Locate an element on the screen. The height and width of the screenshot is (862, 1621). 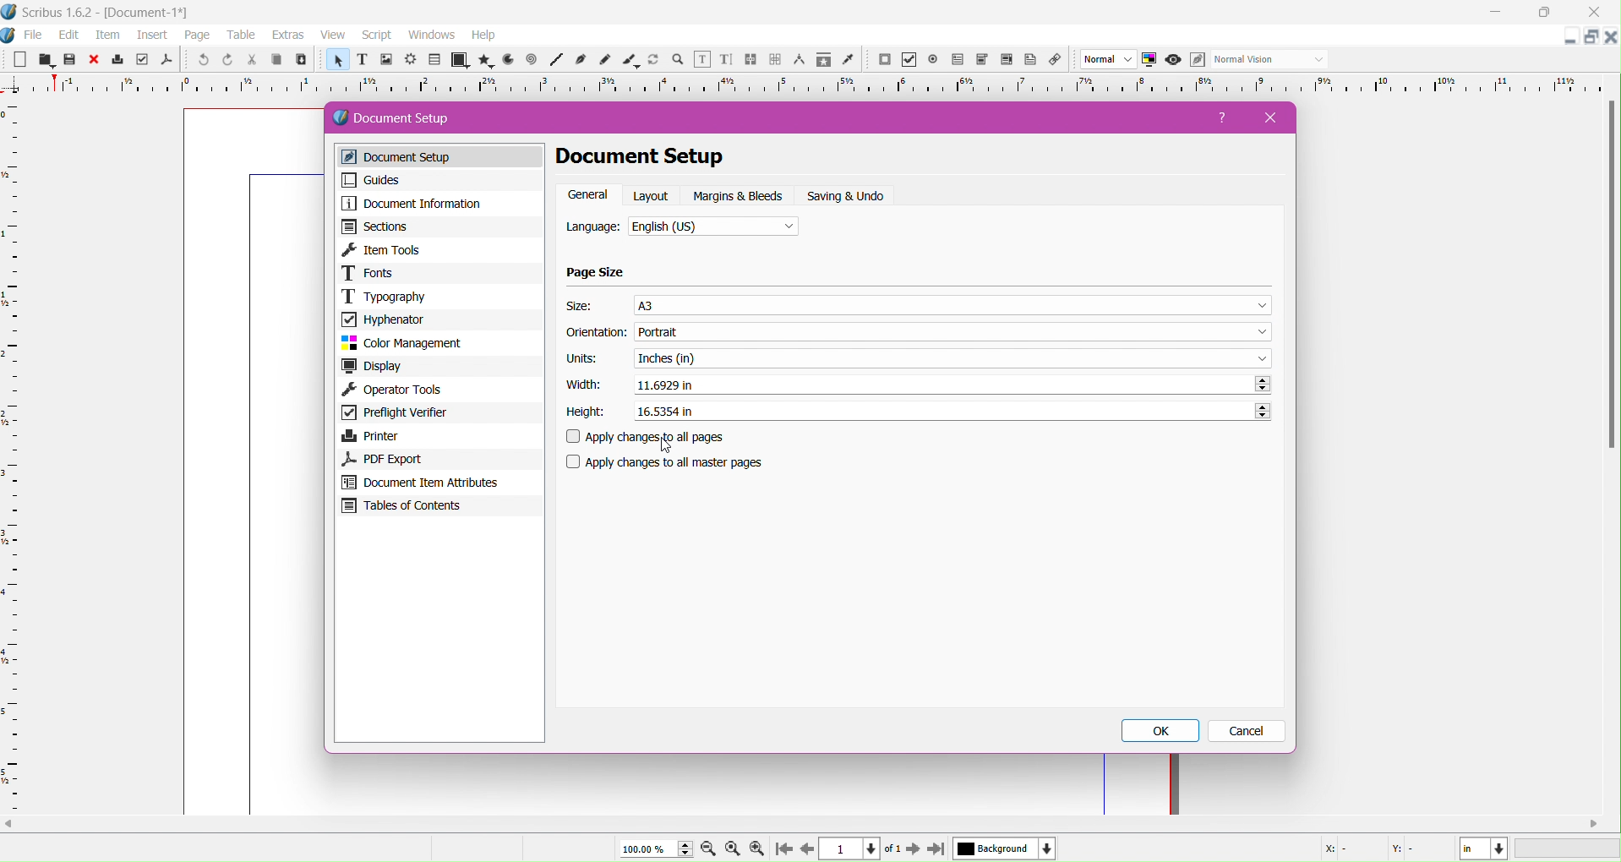
background is located at coordinates (1005, 848).